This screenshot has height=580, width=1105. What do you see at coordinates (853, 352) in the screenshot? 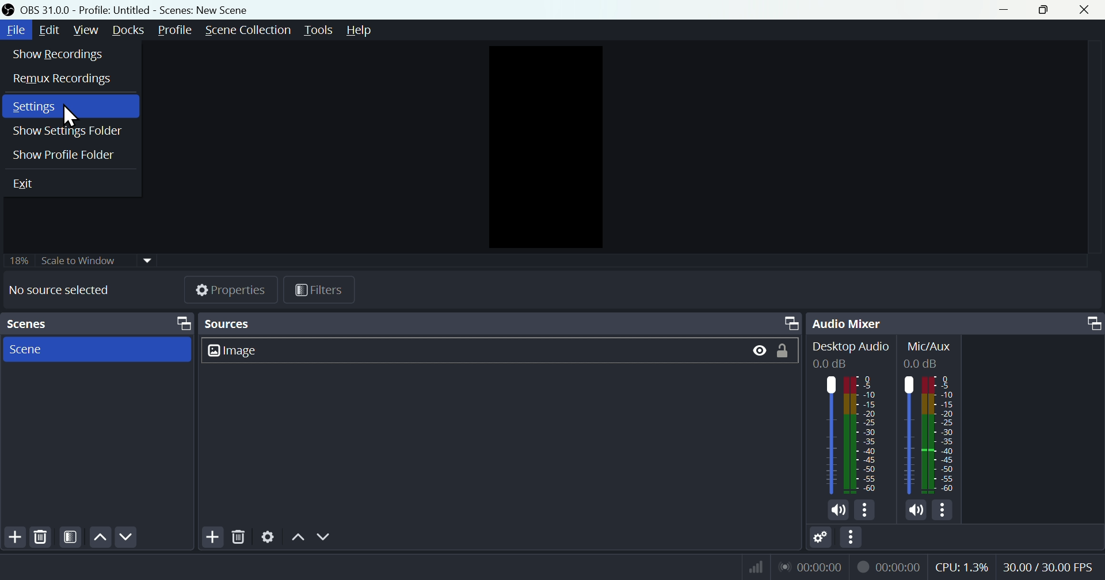
I see `Desktop Audio` at bounding box center [853, 352].